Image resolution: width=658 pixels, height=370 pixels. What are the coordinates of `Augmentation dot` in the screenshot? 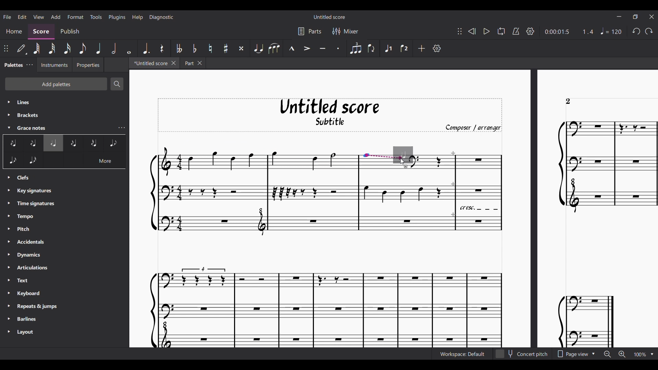 It's located at (145, 49).